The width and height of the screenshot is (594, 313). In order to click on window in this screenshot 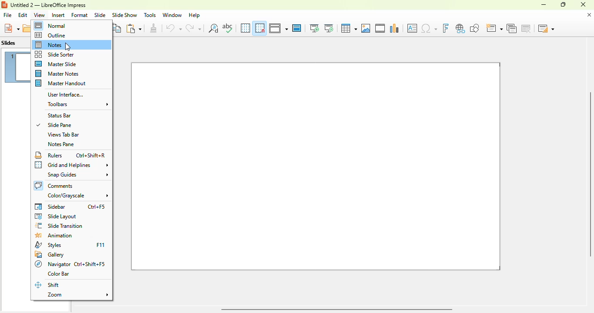, I will do `click(172, 15)`.